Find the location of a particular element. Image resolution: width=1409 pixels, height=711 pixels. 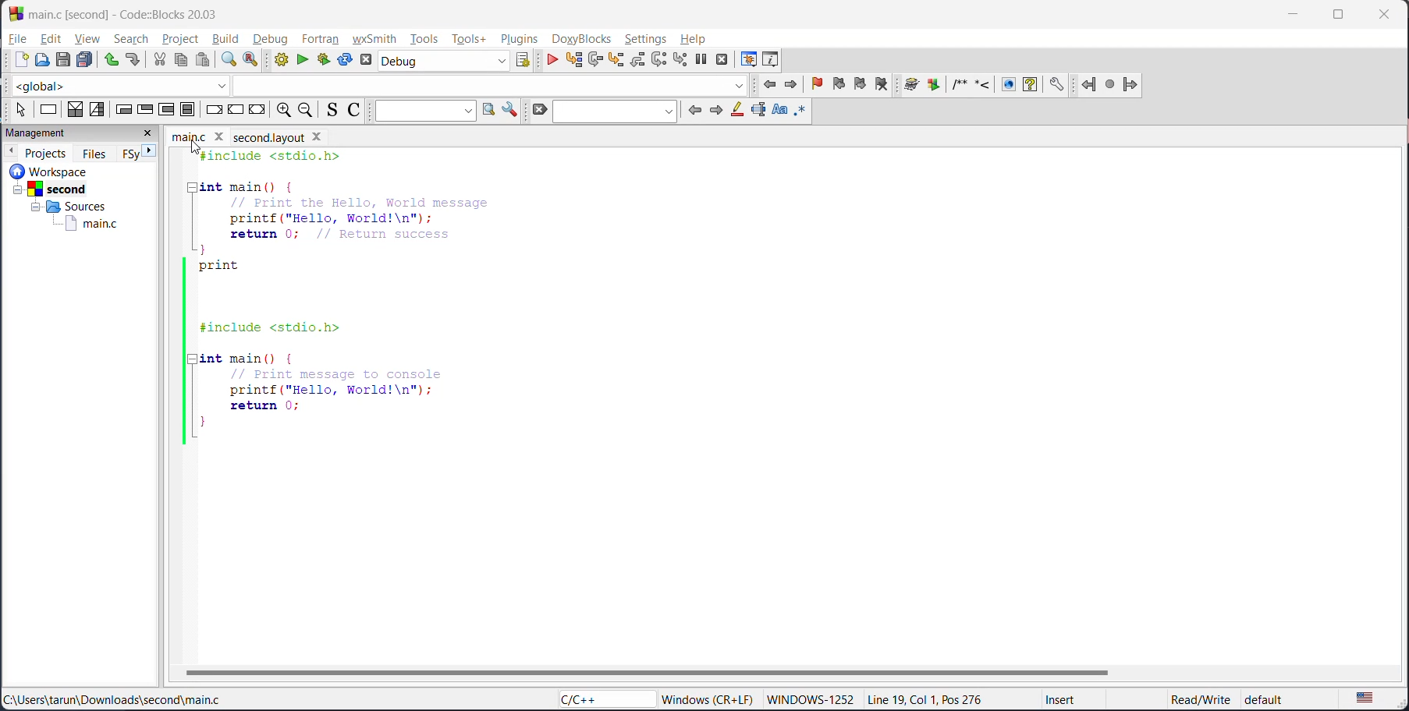

jump forward is located at coordinates (1132, 85).